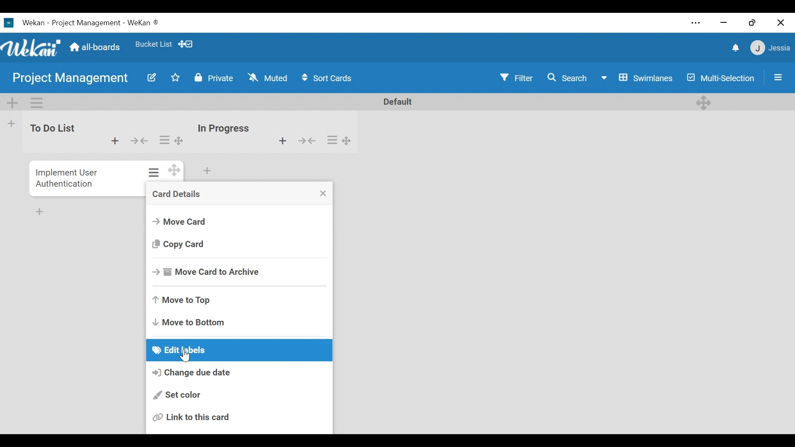 This screenshot has width=795, height=447. I want to click on member settings, so click(770, 49).